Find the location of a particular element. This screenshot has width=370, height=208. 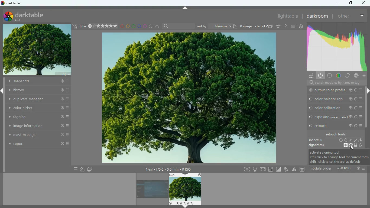

tagging is located at coordinates (39, 117).